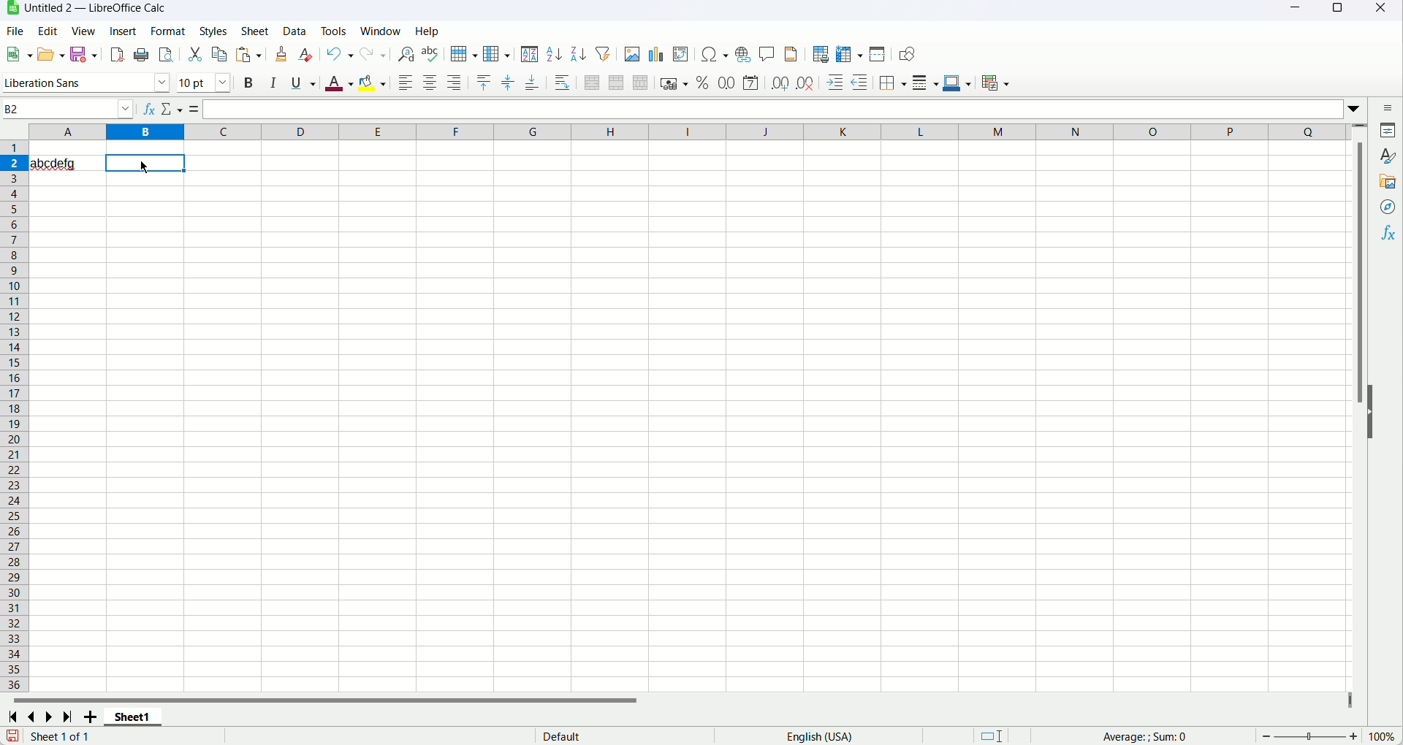 This screenshot has width=1403, height=745. Describe the element at coordinates (148, 108) in the screenshot. I see `function wizard` at that location.